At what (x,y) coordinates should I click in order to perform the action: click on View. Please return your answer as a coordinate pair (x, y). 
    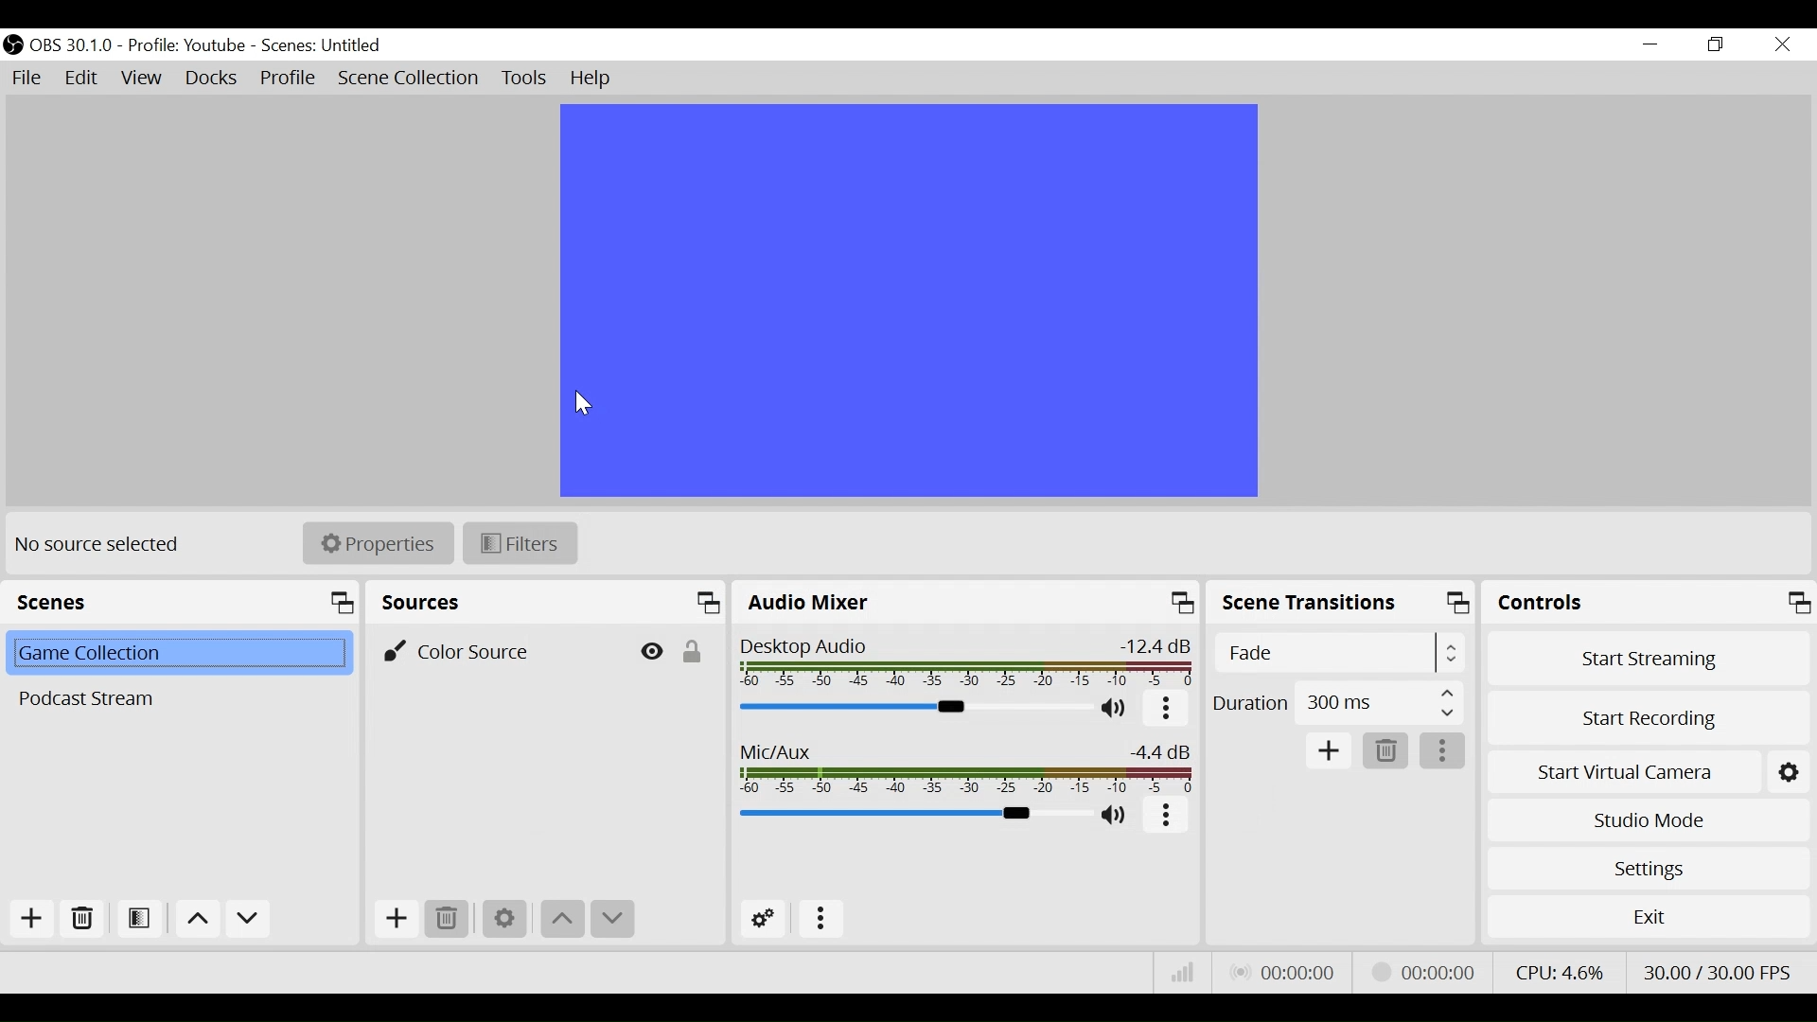
    Looking at the image, I should click on (141, 79).